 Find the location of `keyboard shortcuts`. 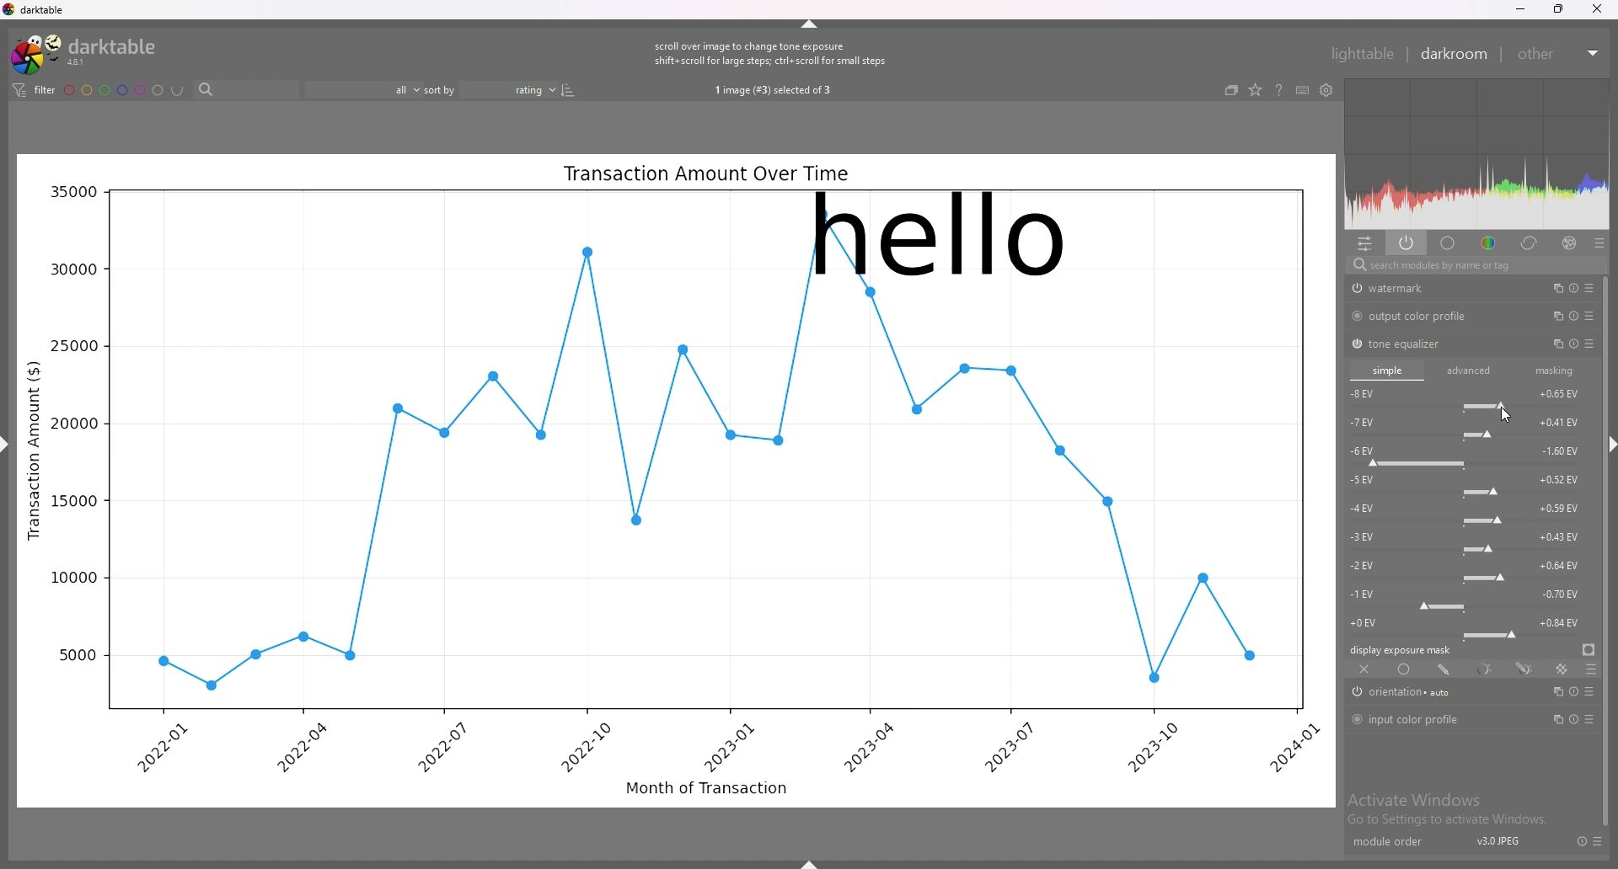

keyboard shortcuts is located at coordinates (1302, 90).